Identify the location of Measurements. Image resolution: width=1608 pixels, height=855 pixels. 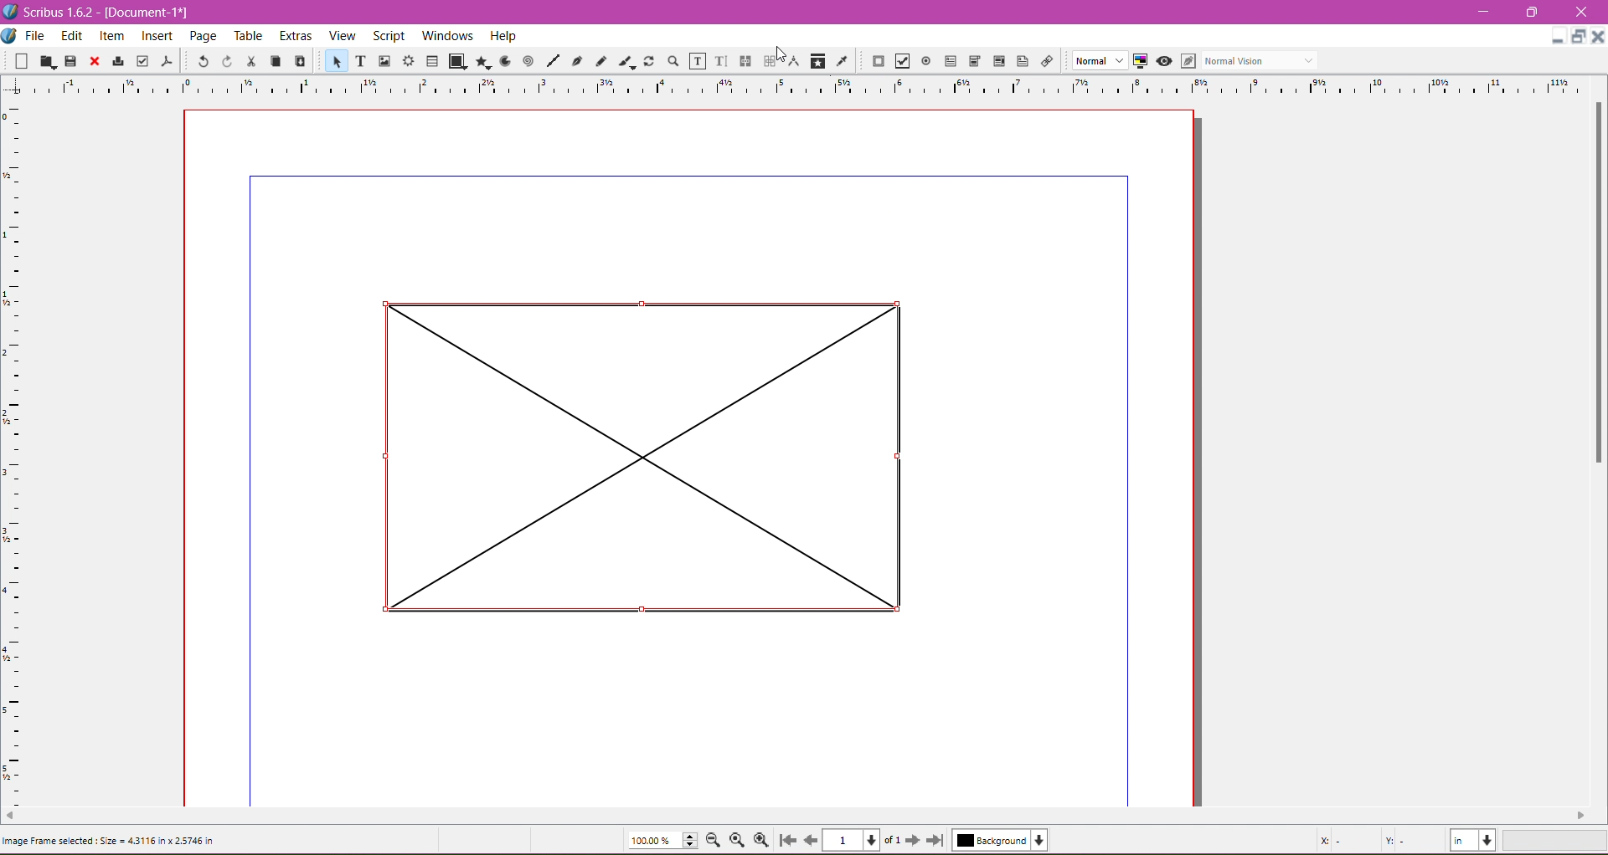
(794, 61).